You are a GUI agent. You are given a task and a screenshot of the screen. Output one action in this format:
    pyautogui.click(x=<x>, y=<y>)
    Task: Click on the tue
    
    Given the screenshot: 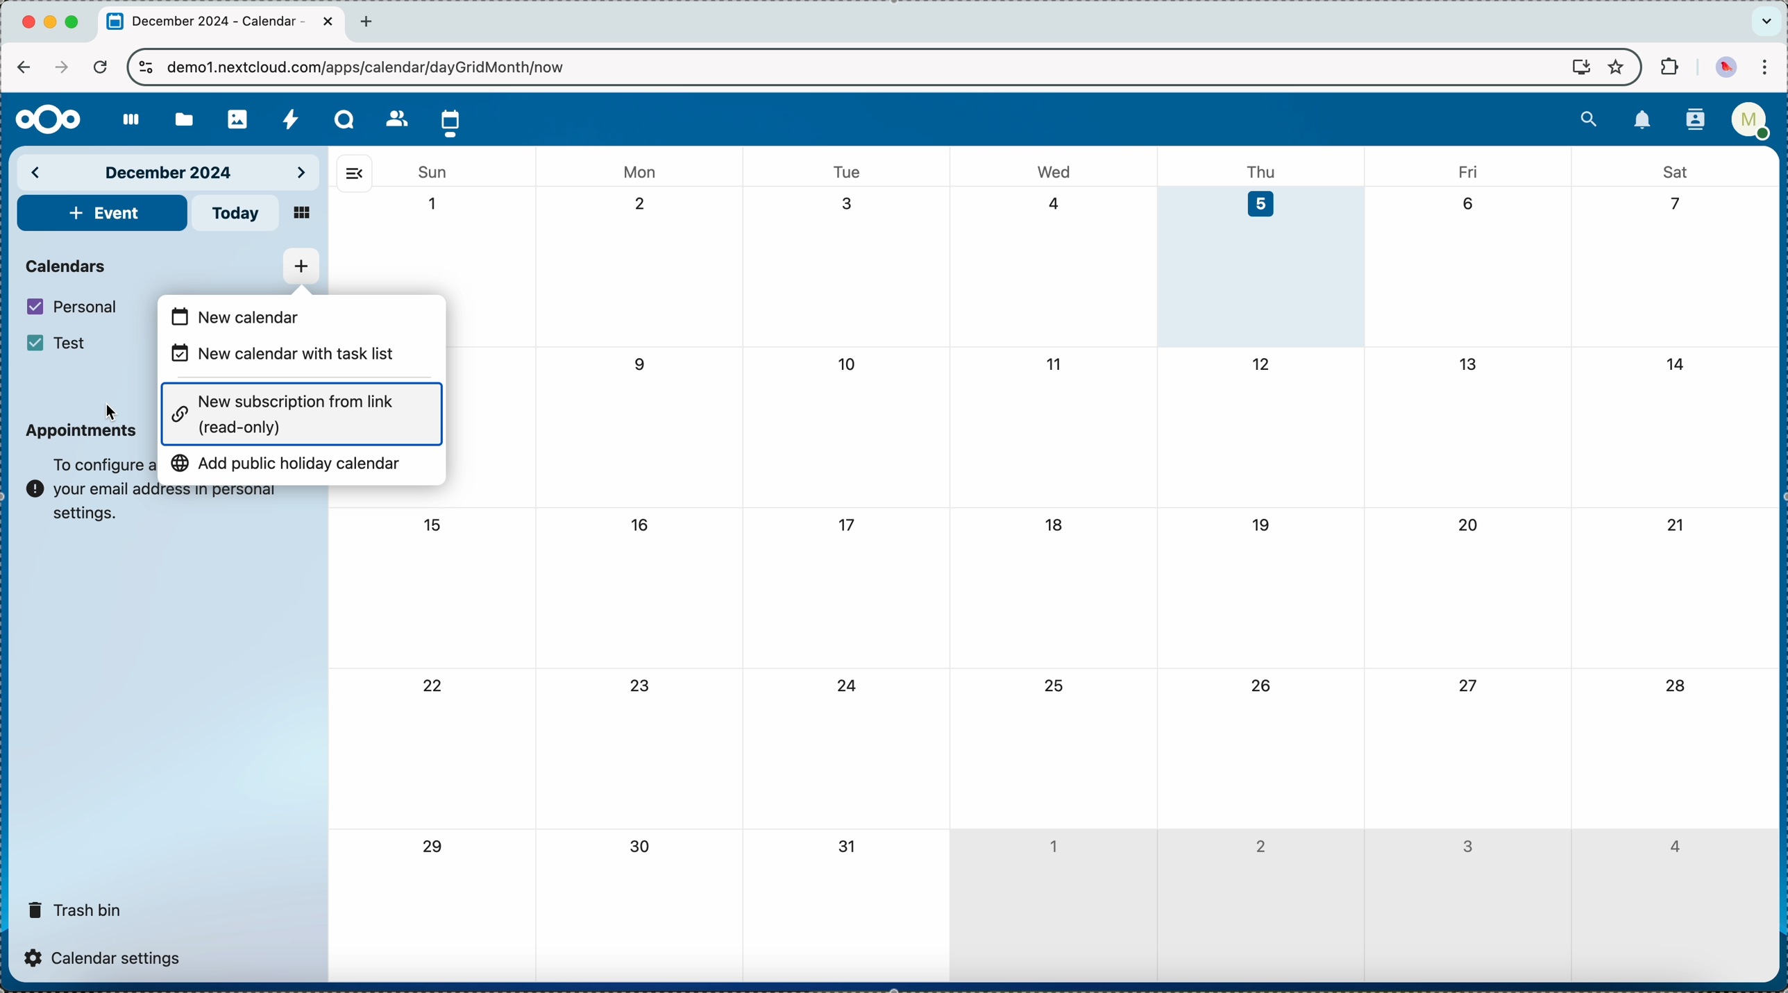 What is the action you would take?
    pyautogui.click(x=847, y=171)
    